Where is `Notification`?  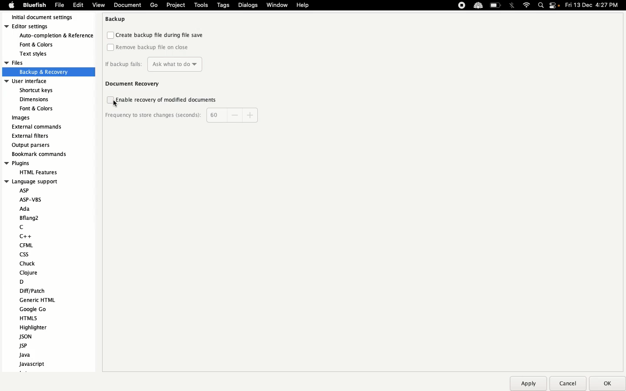 Notification is located at coordinates (556, 6).